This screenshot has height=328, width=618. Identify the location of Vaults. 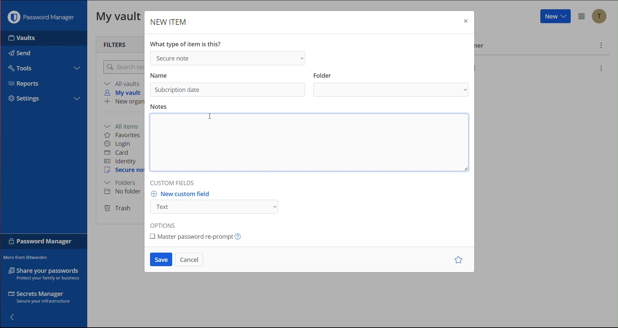
(33, 38).